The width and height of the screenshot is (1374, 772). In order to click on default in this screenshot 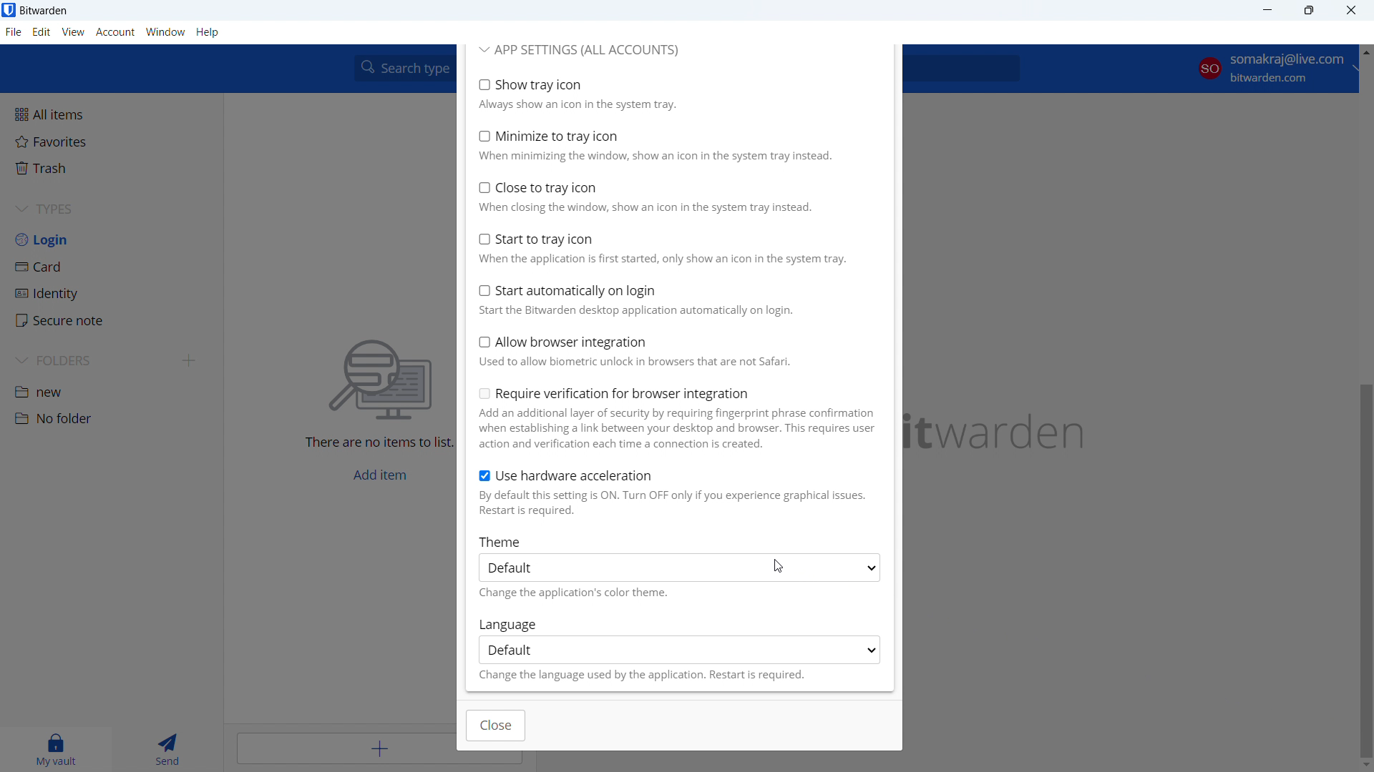, I will do `click(680, 650)`.